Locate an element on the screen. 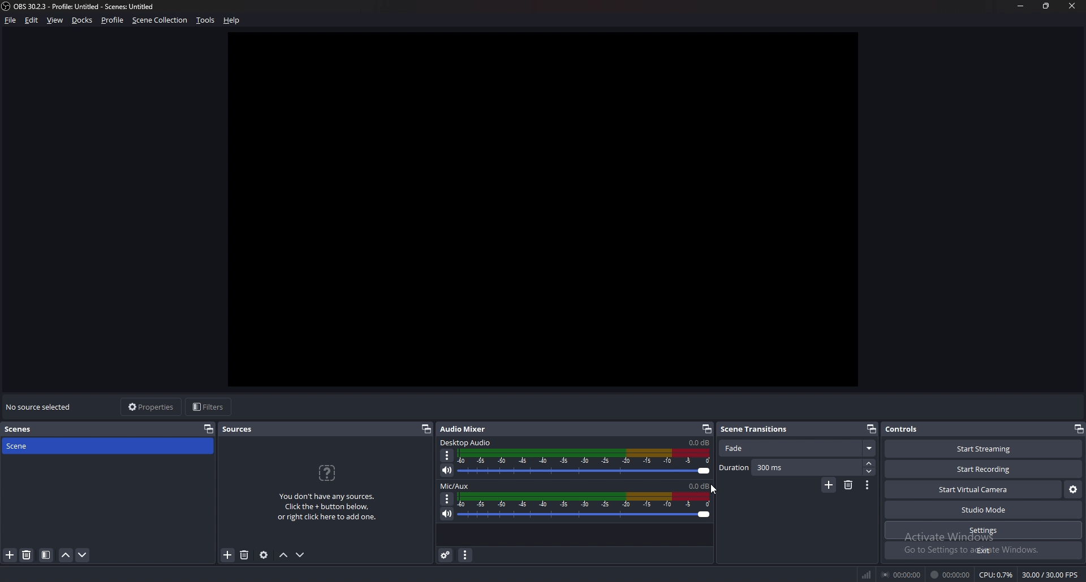  virtual camera settings is located at coordinates (1072, 490).